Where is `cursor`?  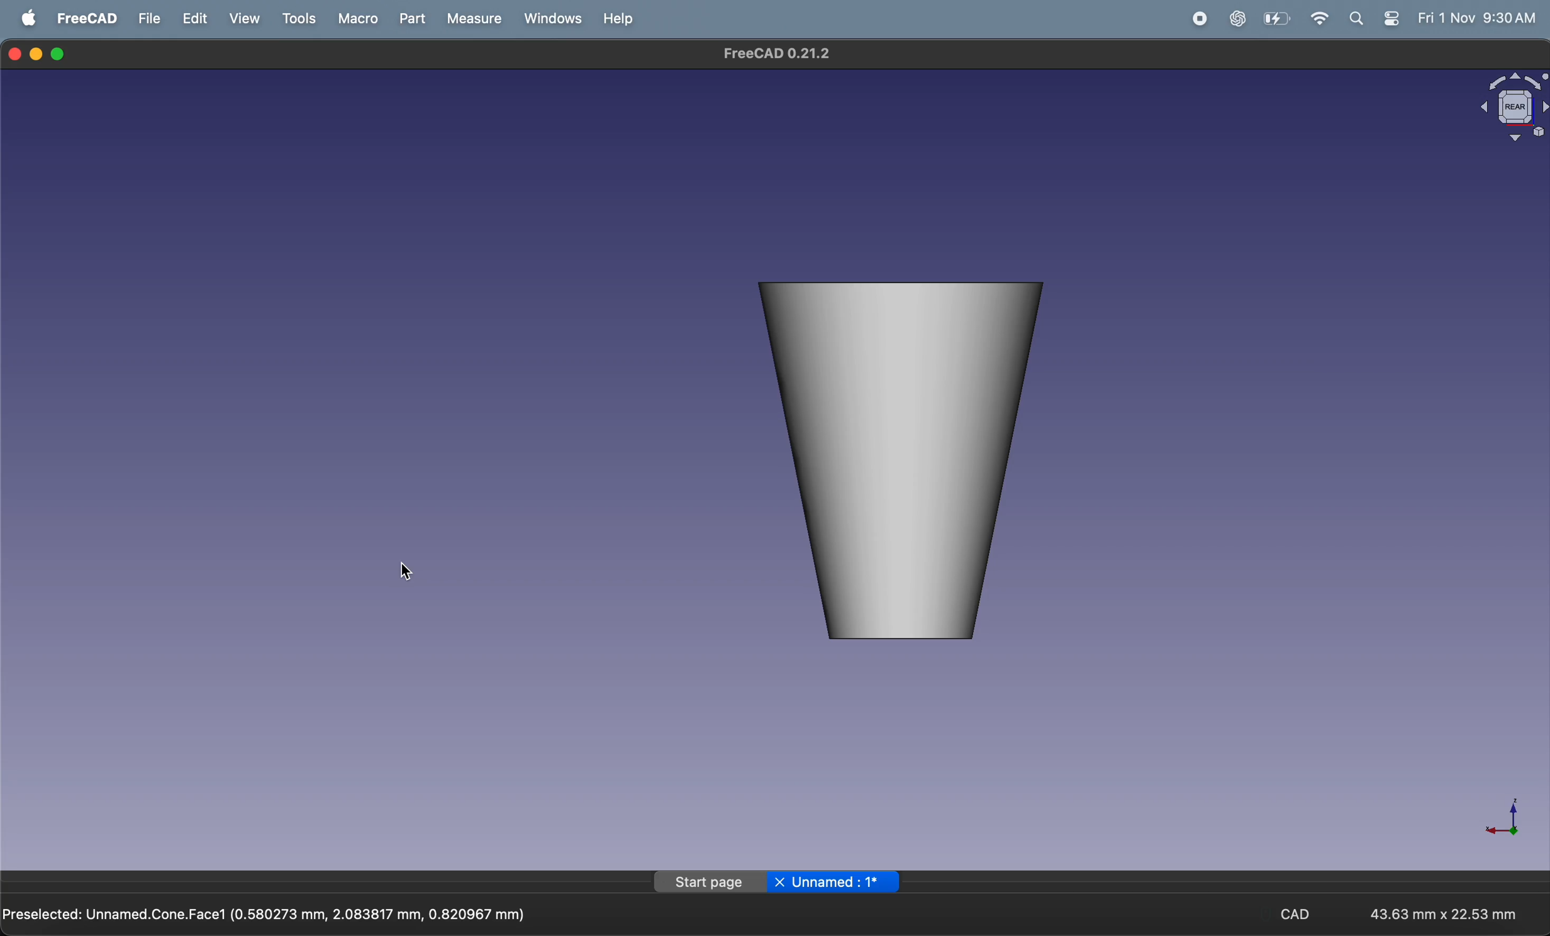 cursor is located at coordinates (411, 574).